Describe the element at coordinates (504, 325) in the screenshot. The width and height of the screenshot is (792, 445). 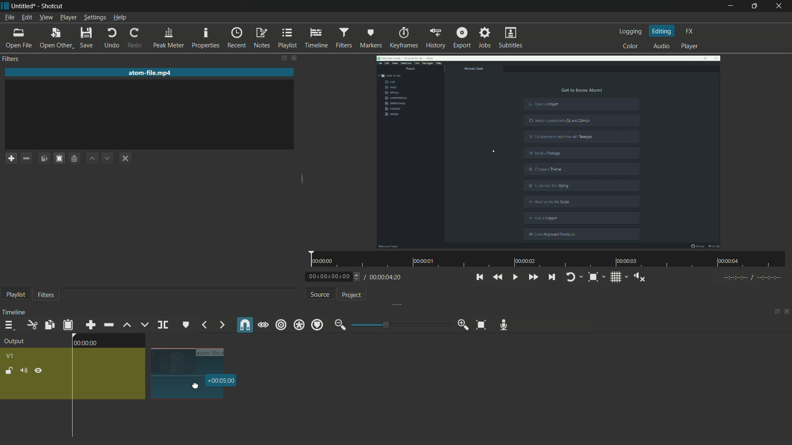
I see `record audio` at that location.